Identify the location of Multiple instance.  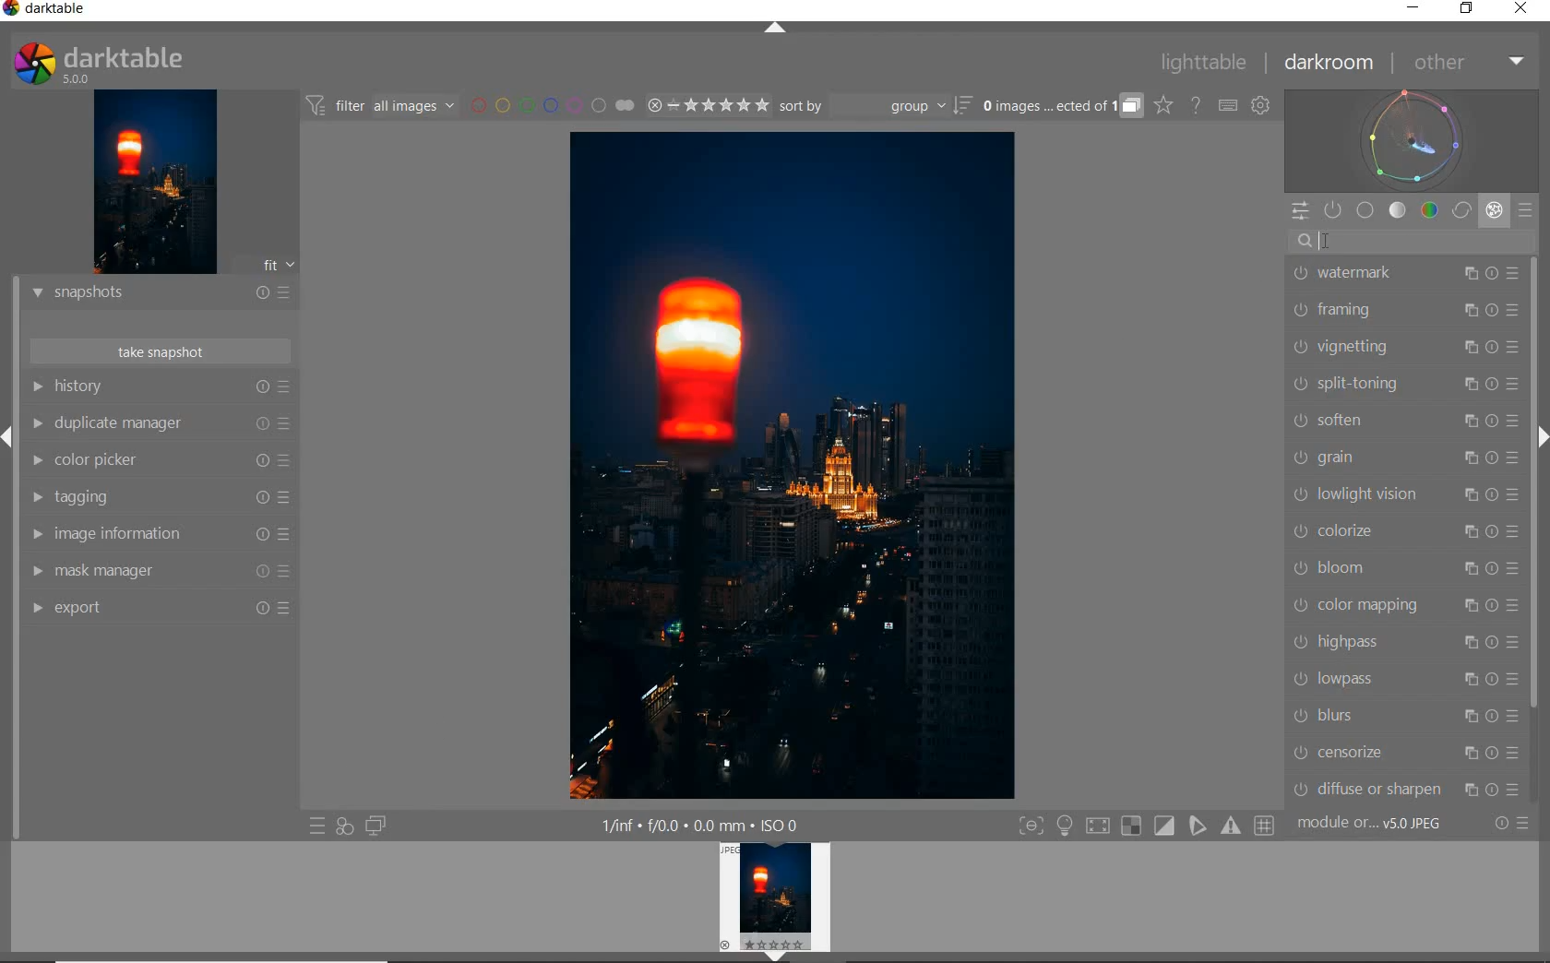
(1463, 568).